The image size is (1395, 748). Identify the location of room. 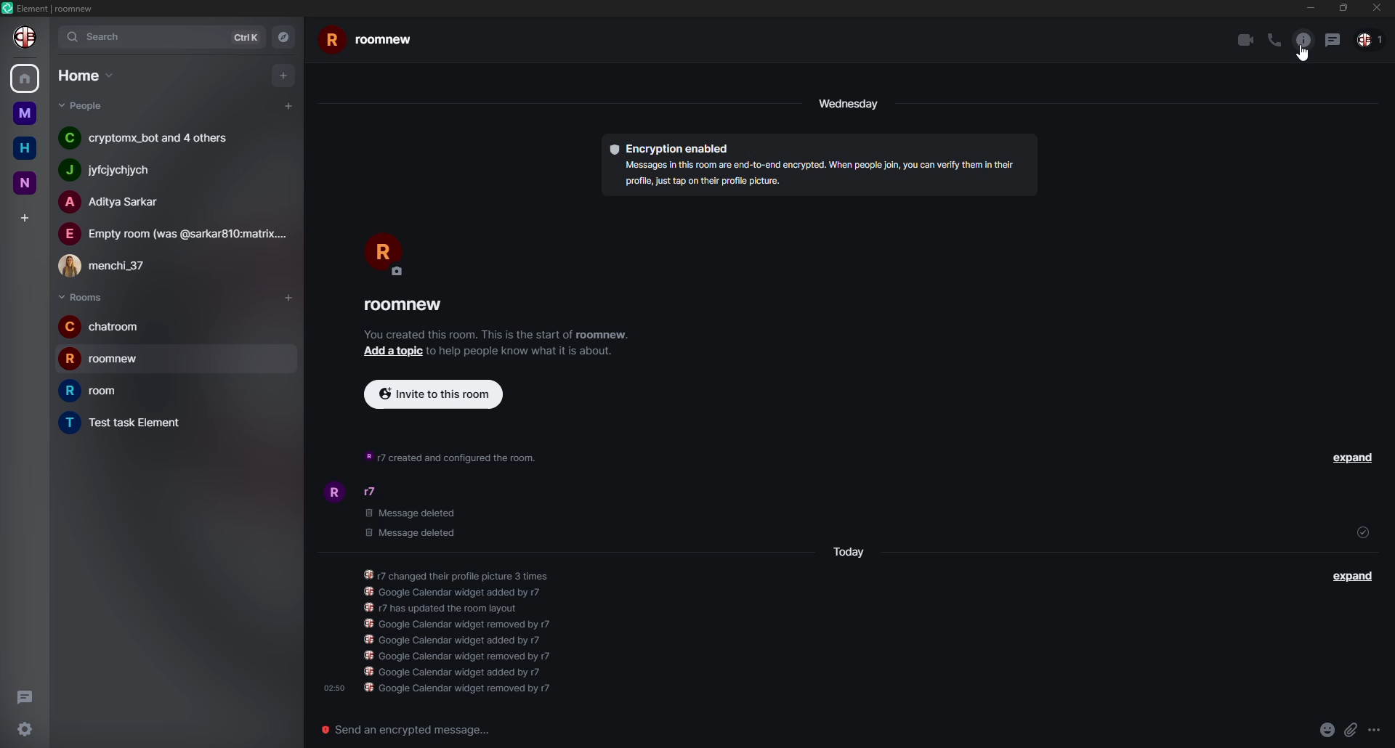
(25, 114).